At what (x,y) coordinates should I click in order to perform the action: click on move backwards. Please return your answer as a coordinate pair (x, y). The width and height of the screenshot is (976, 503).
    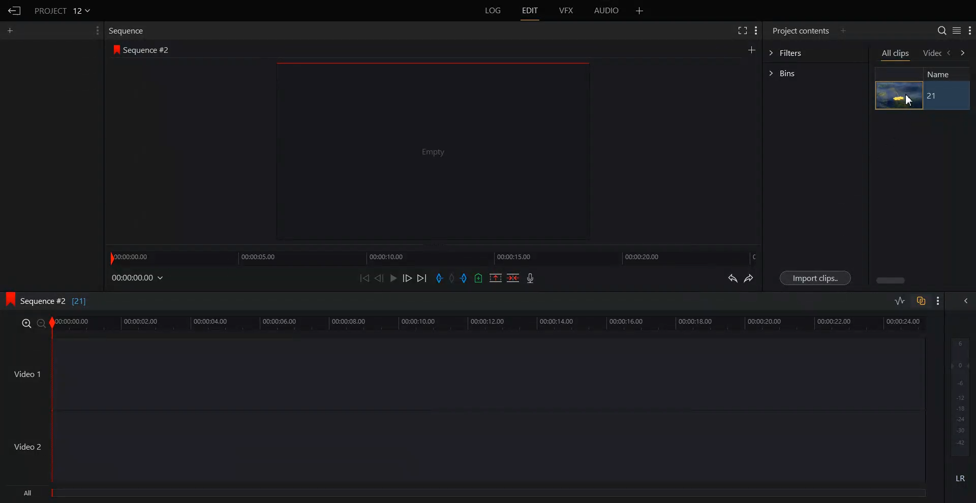
    Looking at the image, I should click on (950, 53).